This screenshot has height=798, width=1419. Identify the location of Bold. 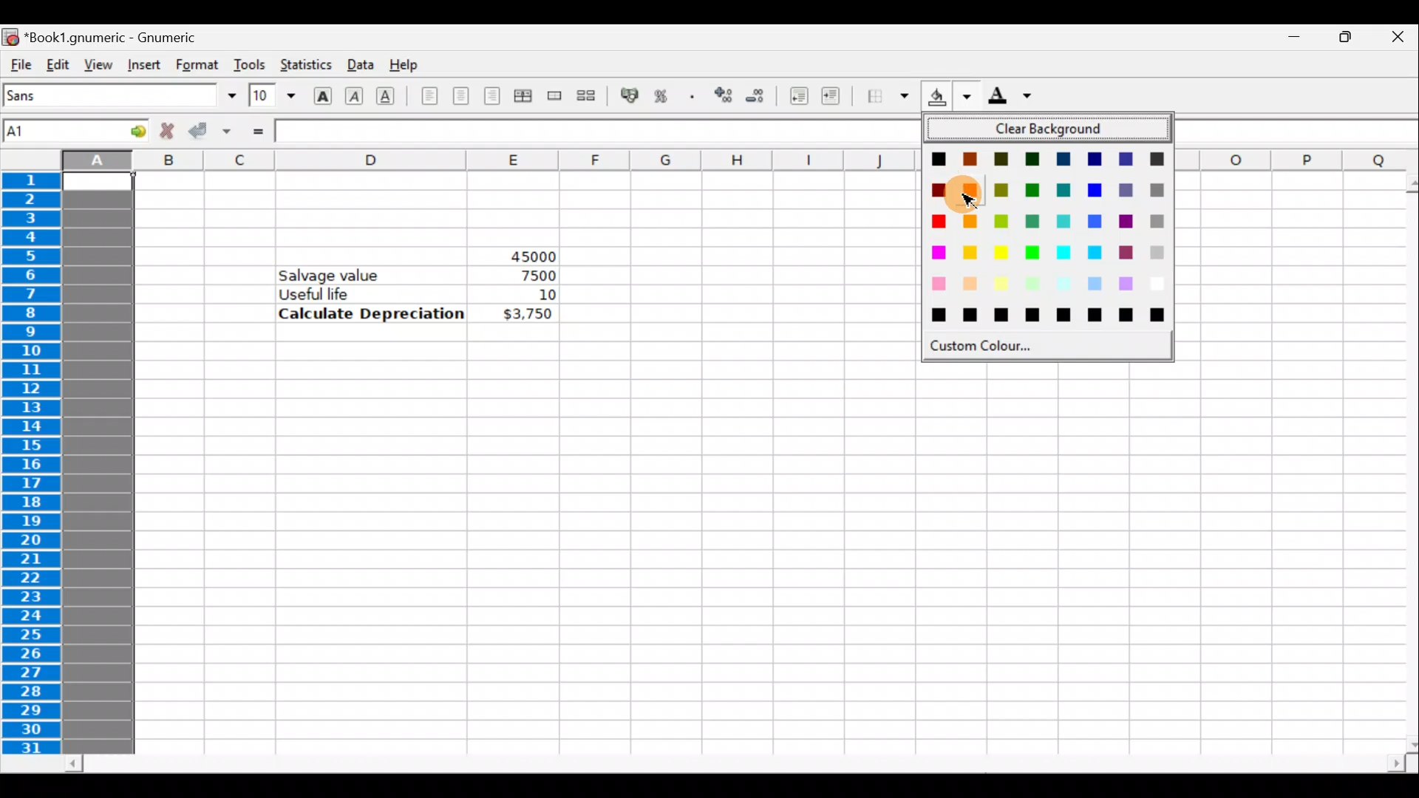
(322, 94).